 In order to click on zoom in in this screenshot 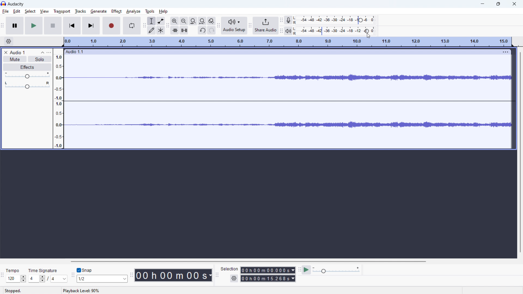, I will do `click(175, 21)`.